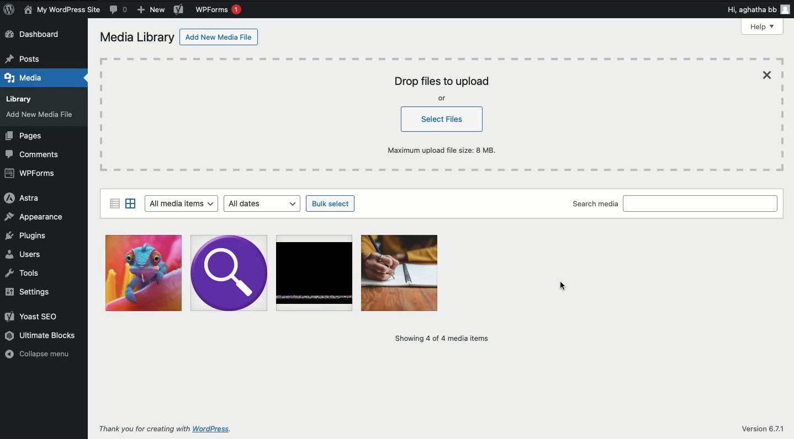 The height and width of the screenshot is (439, 794). I want to click on Grid, so click(131, 204).